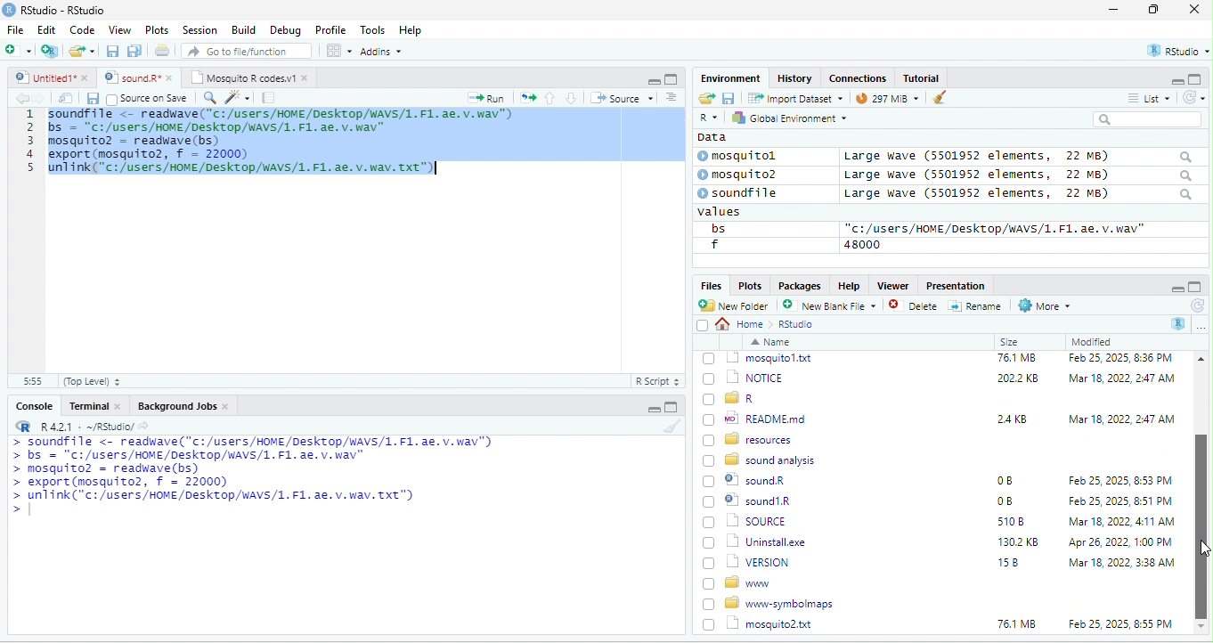 This screenshot has height=643, width=1213. What do you see at coordinates (1123, 384) in the screenshot?
I see `Feb 25, 2025, 12:45 PM` at bounding box center [1123, 384].